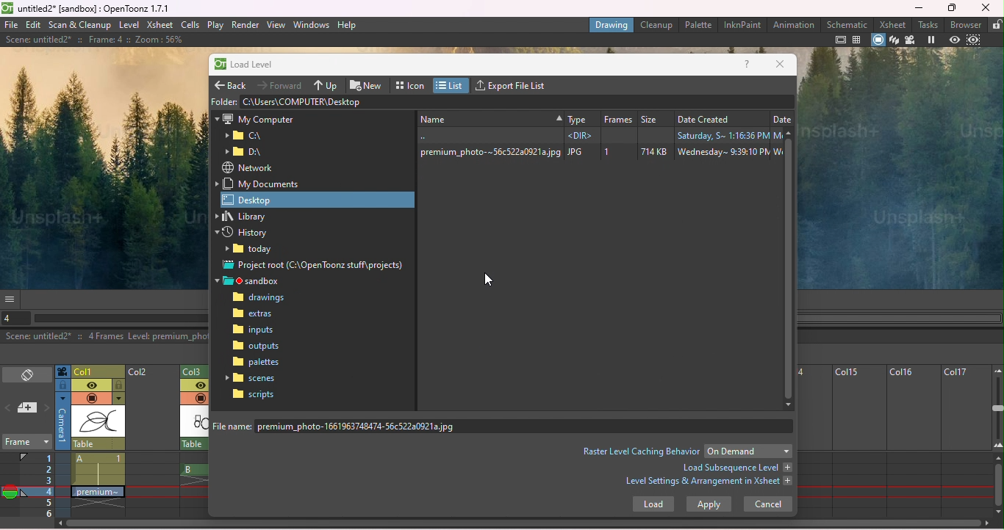  I want to click on 3D view, so click(894, 40).